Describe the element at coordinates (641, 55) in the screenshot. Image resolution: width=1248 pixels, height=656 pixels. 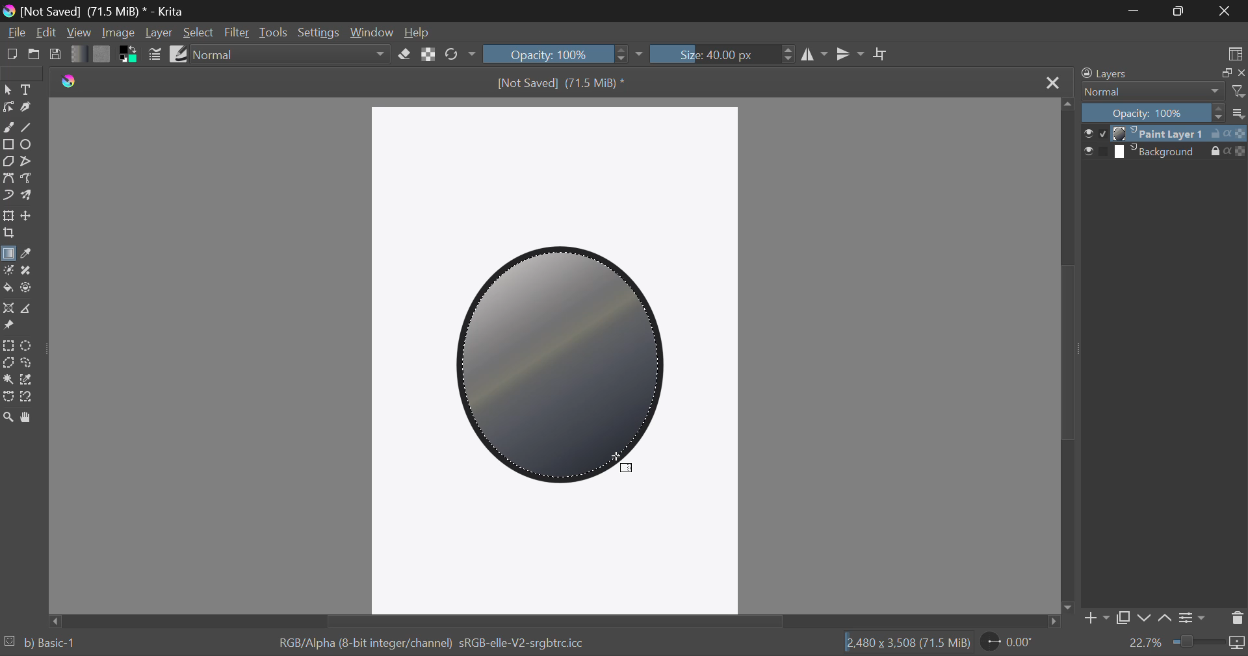
I see `dropdown` at that location.